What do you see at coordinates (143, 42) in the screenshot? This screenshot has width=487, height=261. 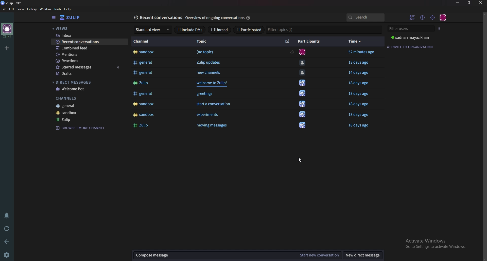 I see `Channel` at bounding box center [143, 42].